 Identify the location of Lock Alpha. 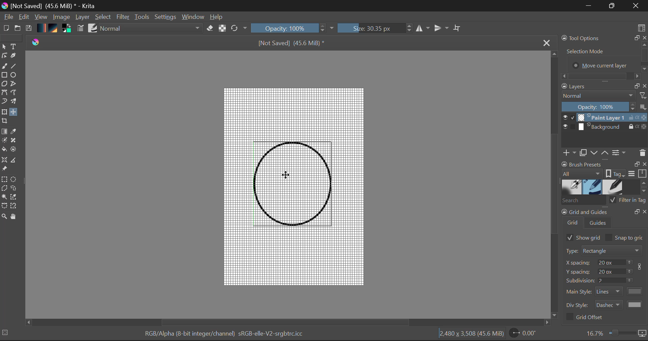
(222, 29).